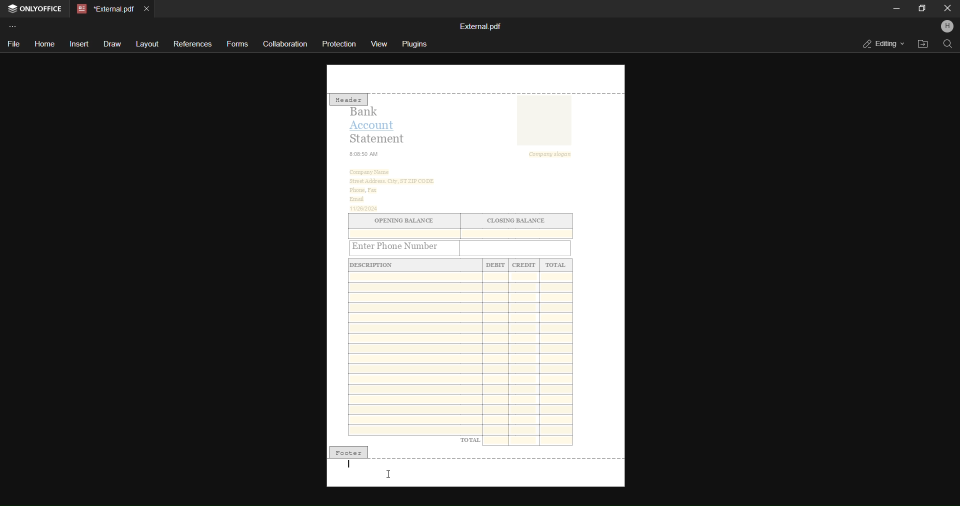 This screenshot has width=960, height=506. I want to click on collaboration, so click(284, 43).